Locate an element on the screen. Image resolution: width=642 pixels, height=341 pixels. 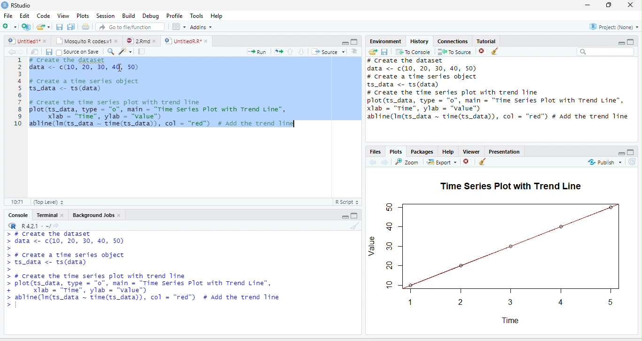
Zoom is located at coordinates (407, 162).